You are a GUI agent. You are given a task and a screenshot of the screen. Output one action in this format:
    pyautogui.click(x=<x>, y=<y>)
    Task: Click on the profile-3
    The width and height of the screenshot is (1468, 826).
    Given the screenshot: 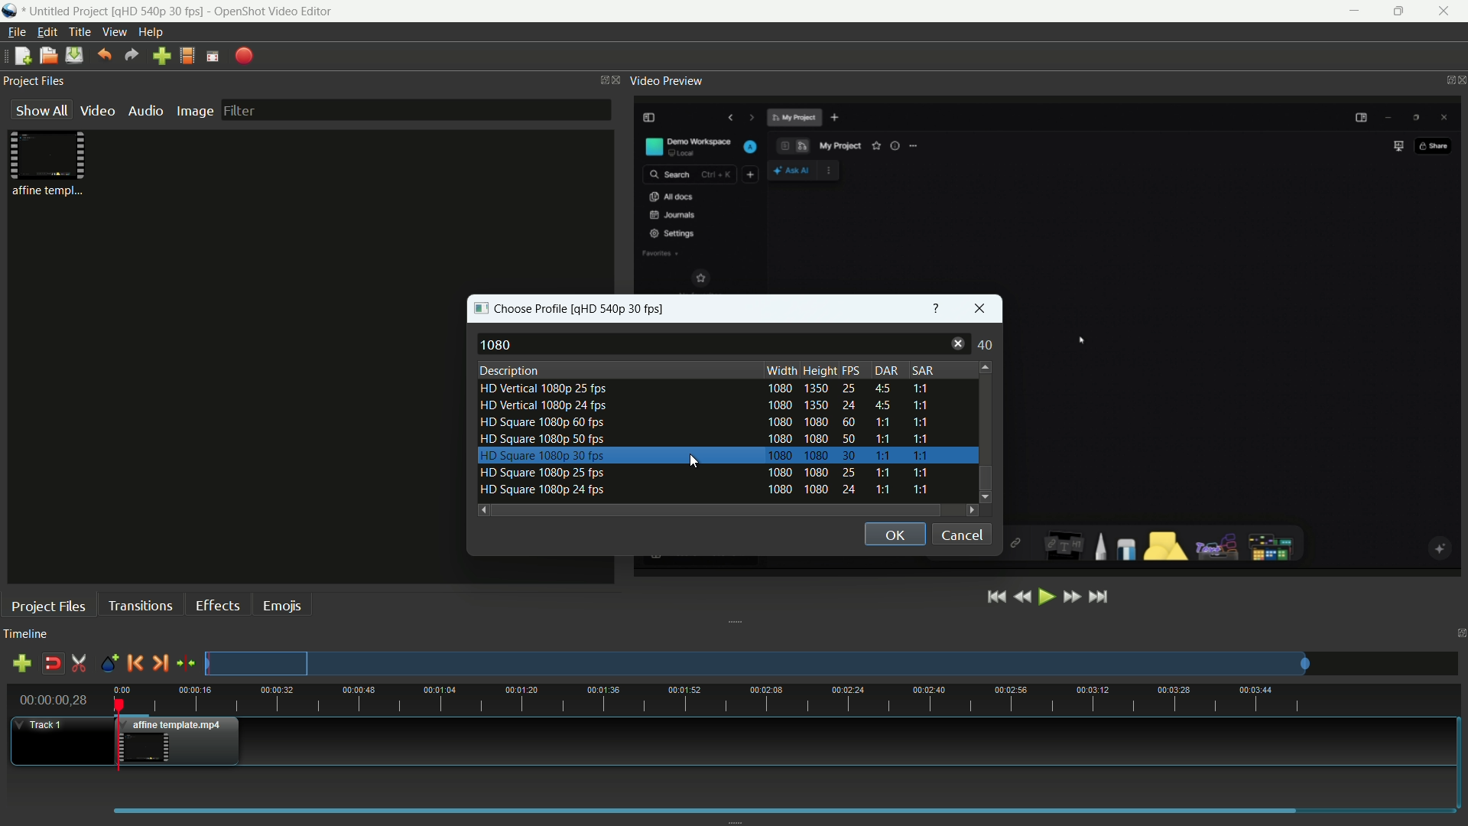 What is the action you would take?
    pyautogui.click(x=703, y=424)
    